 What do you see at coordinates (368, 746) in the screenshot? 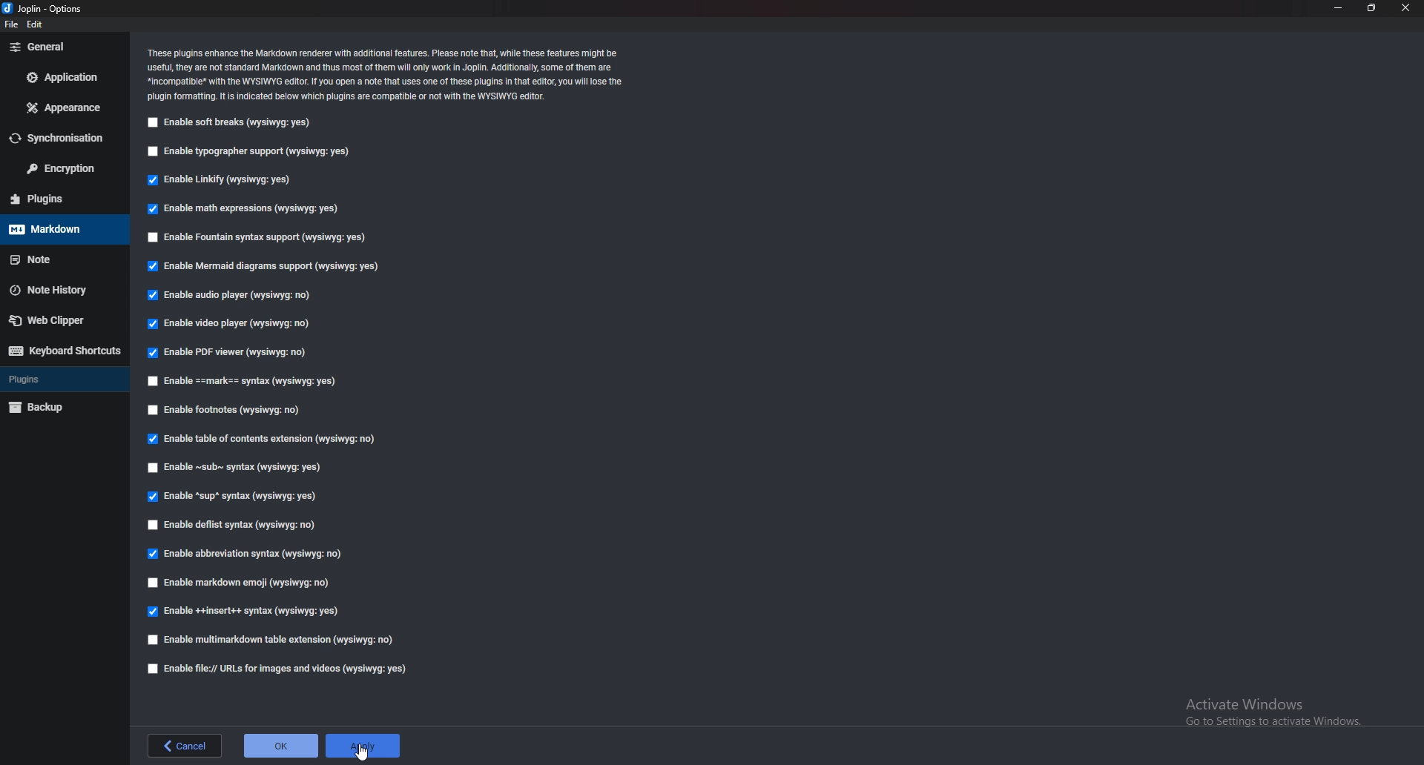
I see `apply` at bounding box center [368, 746].